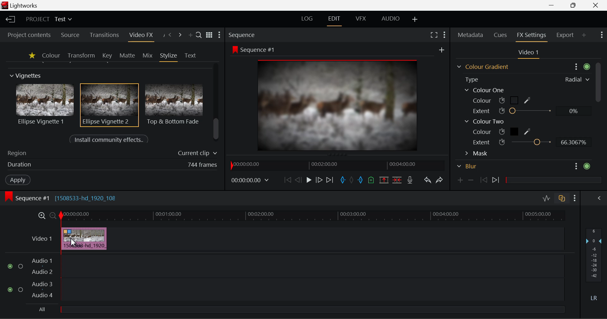 This screenshot has height=319, width=607. I want to click on VFX Layout, so click(361, 20).